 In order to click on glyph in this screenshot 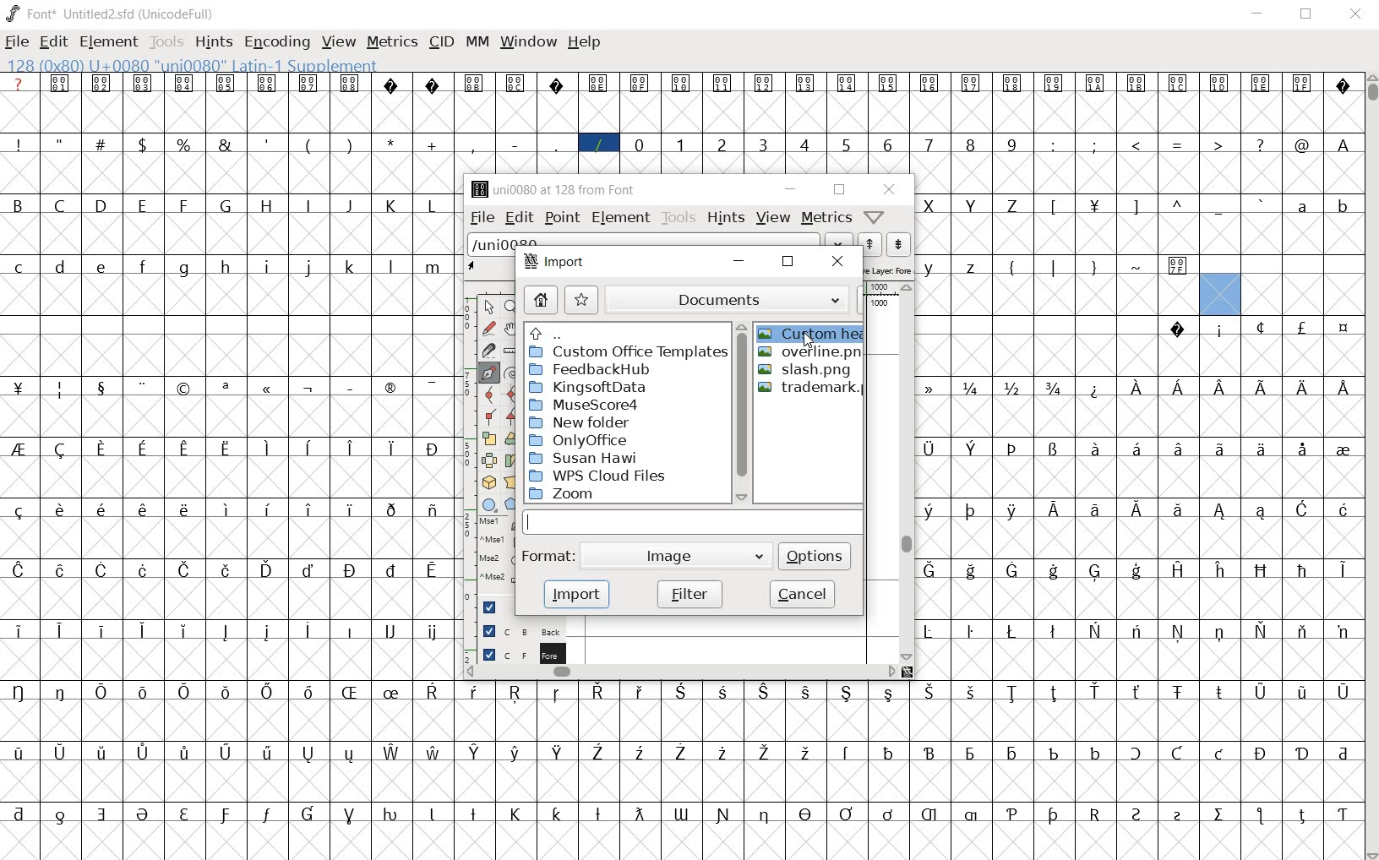, I will do `click(431, 388)`.